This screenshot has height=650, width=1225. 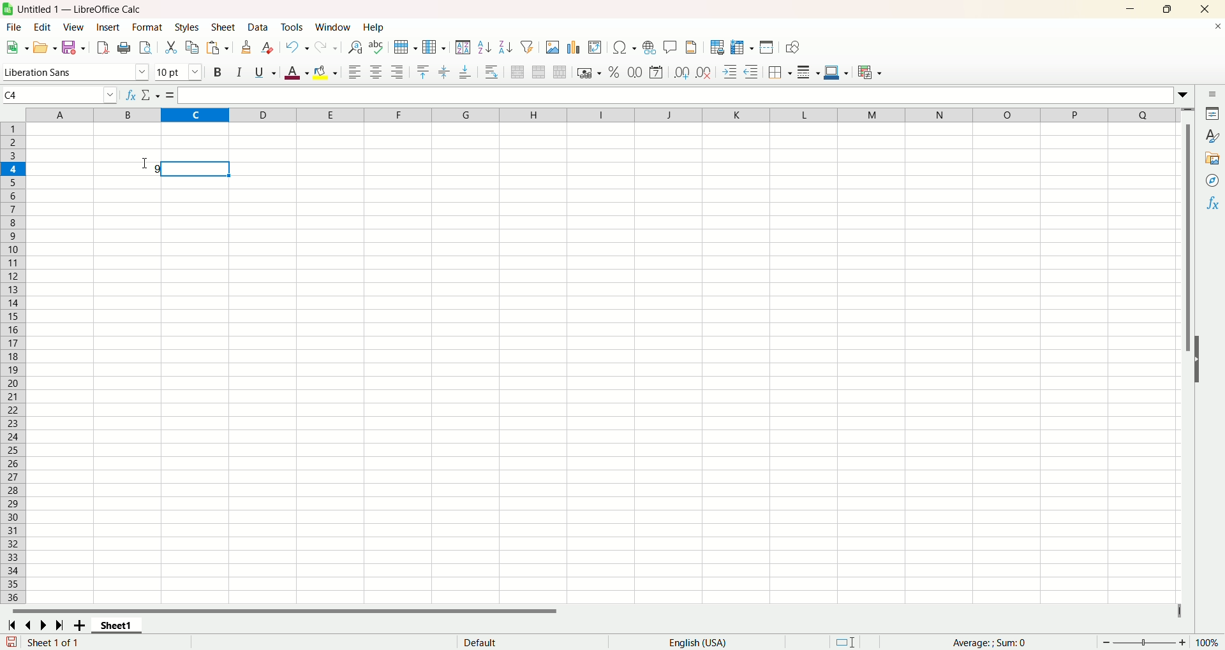 What do you see at coordinates (519, 71) in the screenshot?
I see `merge and center cell` at bounding box center [519, 71].